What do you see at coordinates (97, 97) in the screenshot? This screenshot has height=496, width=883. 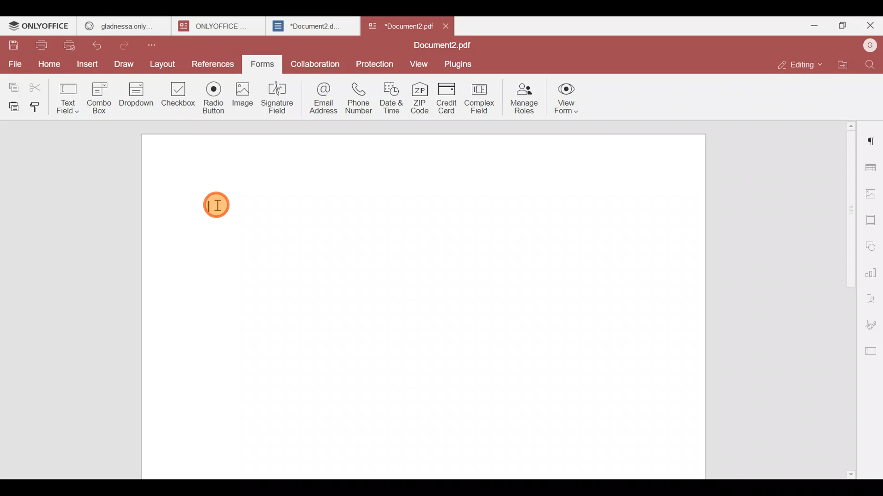 I see `Combo box` at bounding box center [97, 97].